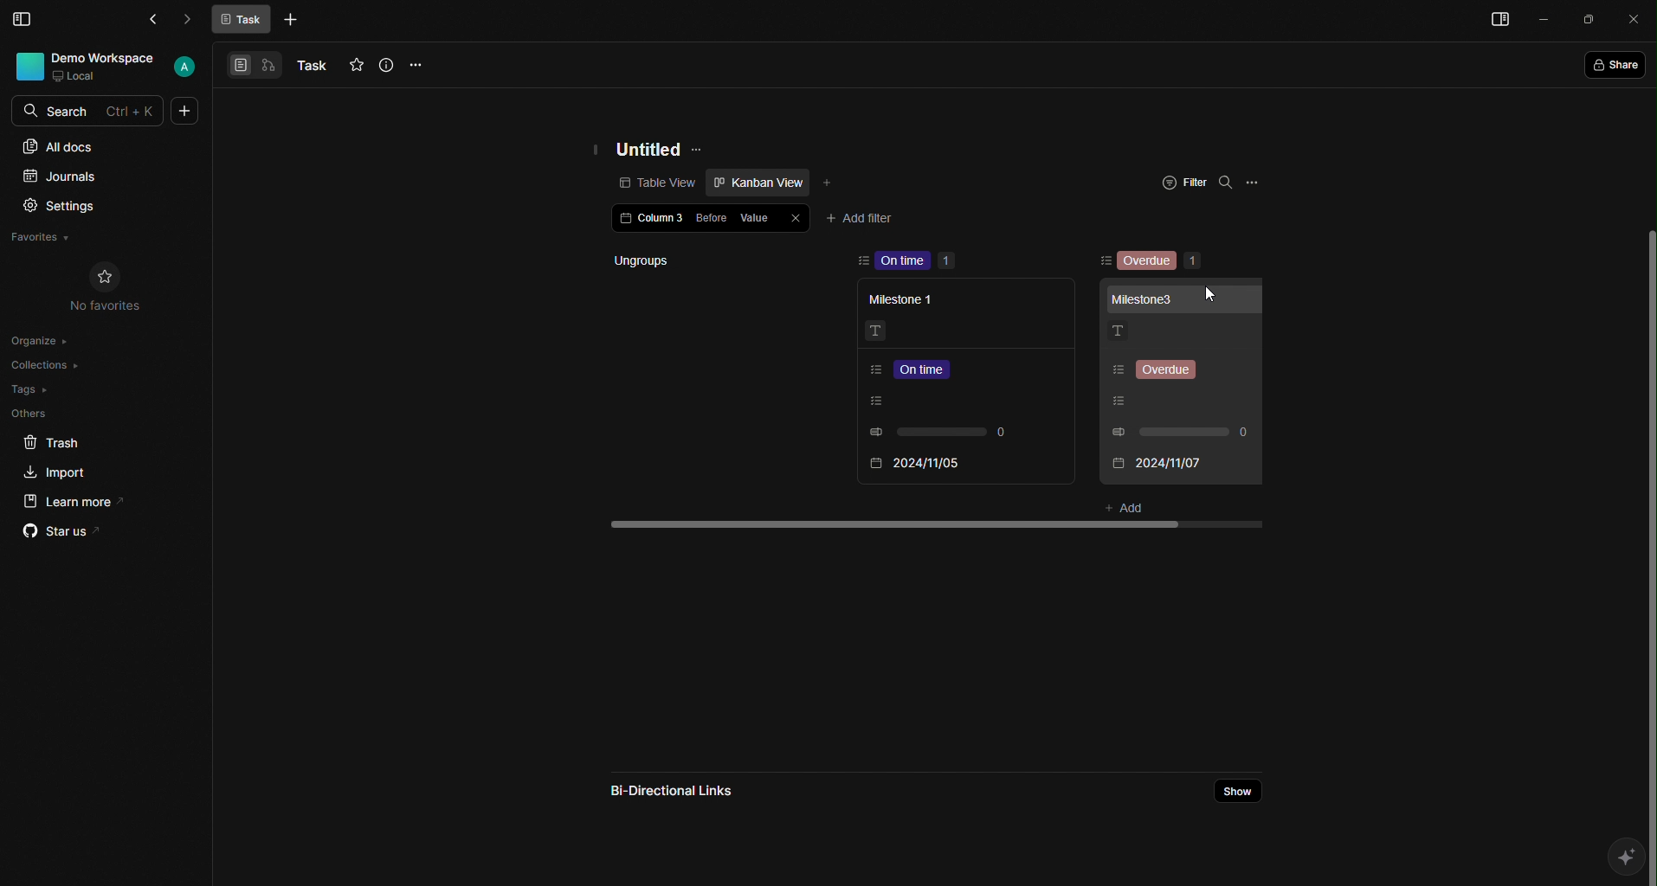  Describe the element at coordinates (106, 288) in the screenshot. I see `No Favorites` at that location.